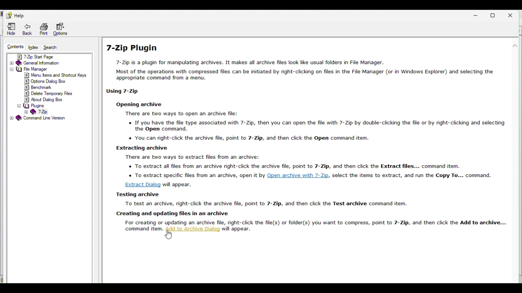 The image size is (522, 293). I want to click on ,, select the items to extract, and run the Copy To... command., so click(413, 175).